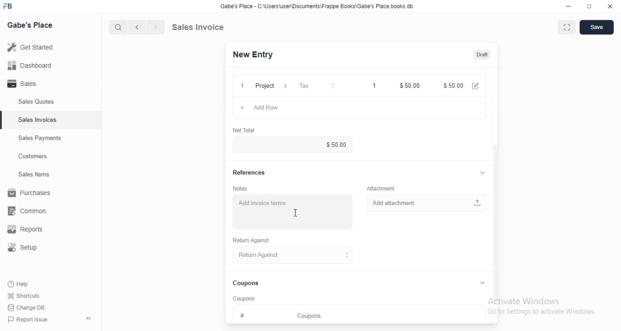 The width and height of the screenshot is (621, 331). I want to click on Sales Payments, so click(37, 138).